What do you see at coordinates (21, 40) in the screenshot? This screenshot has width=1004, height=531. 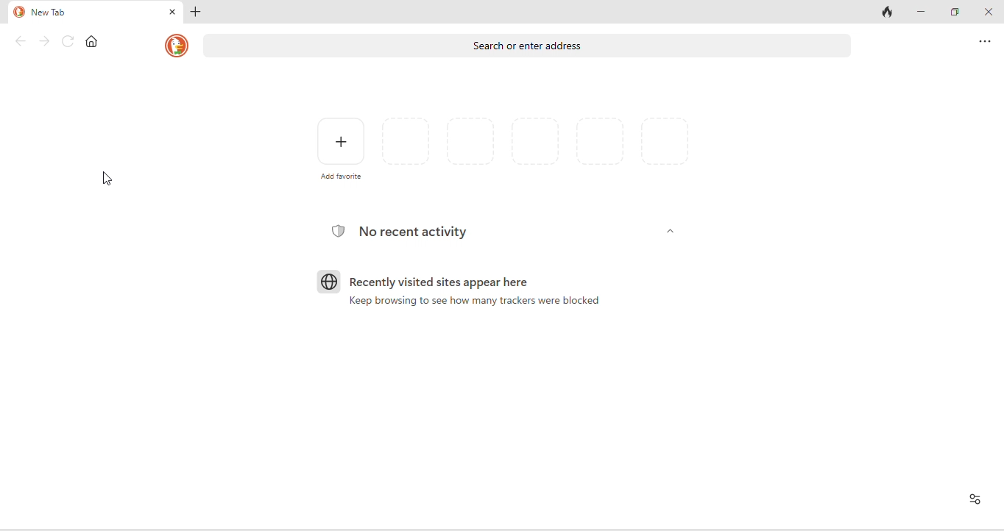 I see `back` at bounding box center [21, 40].